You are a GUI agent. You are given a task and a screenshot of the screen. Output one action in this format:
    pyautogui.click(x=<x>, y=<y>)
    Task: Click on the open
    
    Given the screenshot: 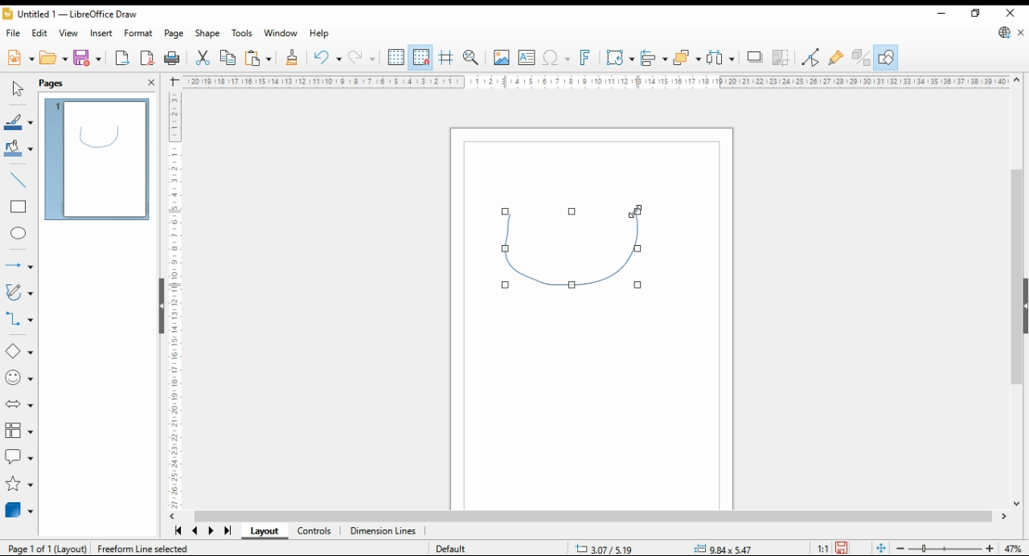 What is the action you would take?
    pyautogui.click(x=53, y=57)
    